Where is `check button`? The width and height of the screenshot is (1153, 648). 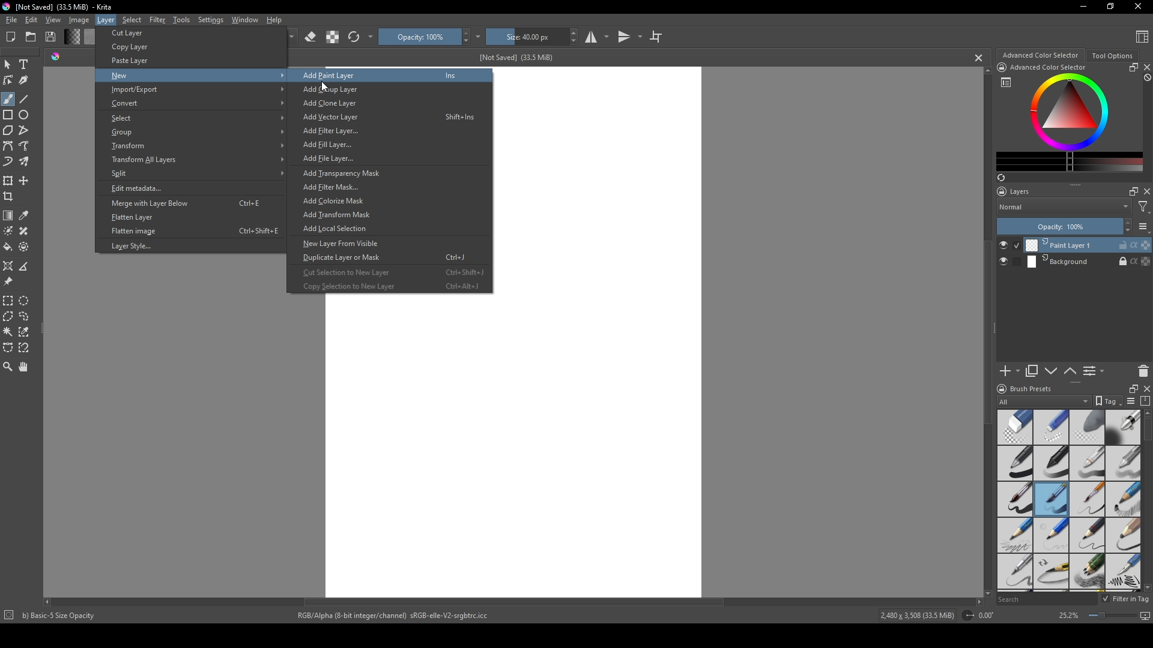
check button is located at coordinates (1009, 245).